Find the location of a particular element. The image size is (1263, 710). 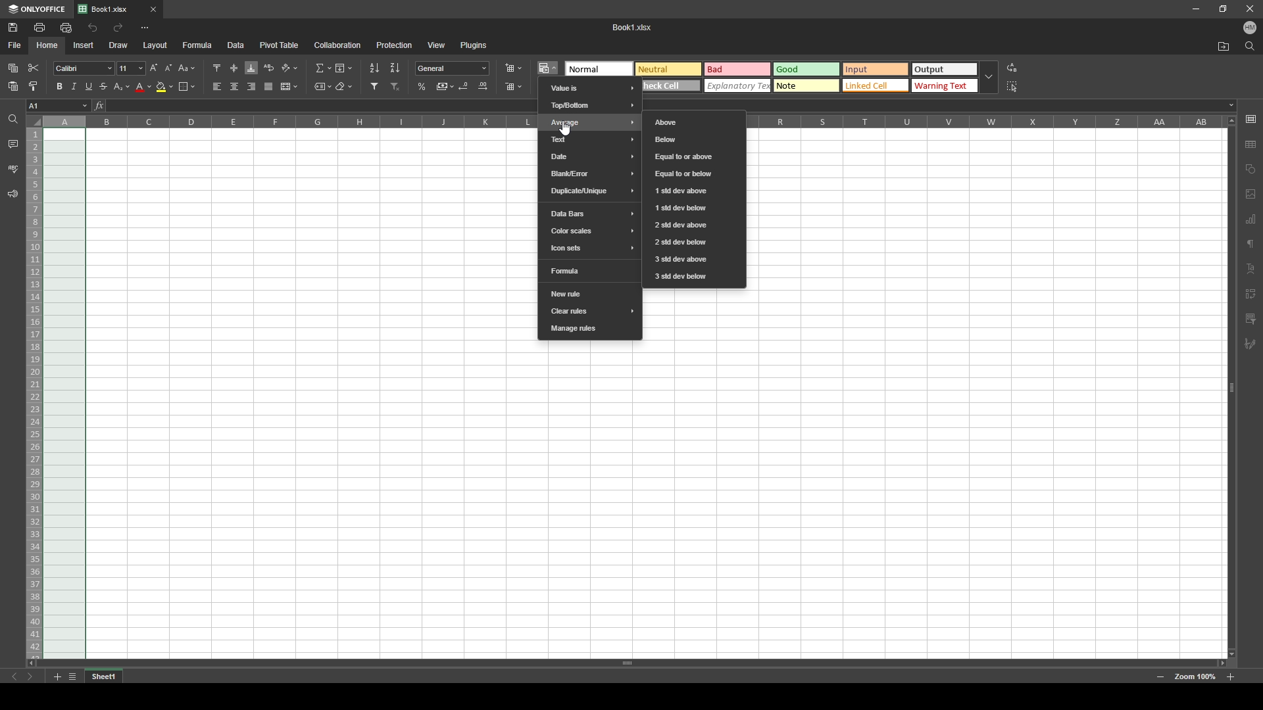

copy style is located at coordinates (33, 86).